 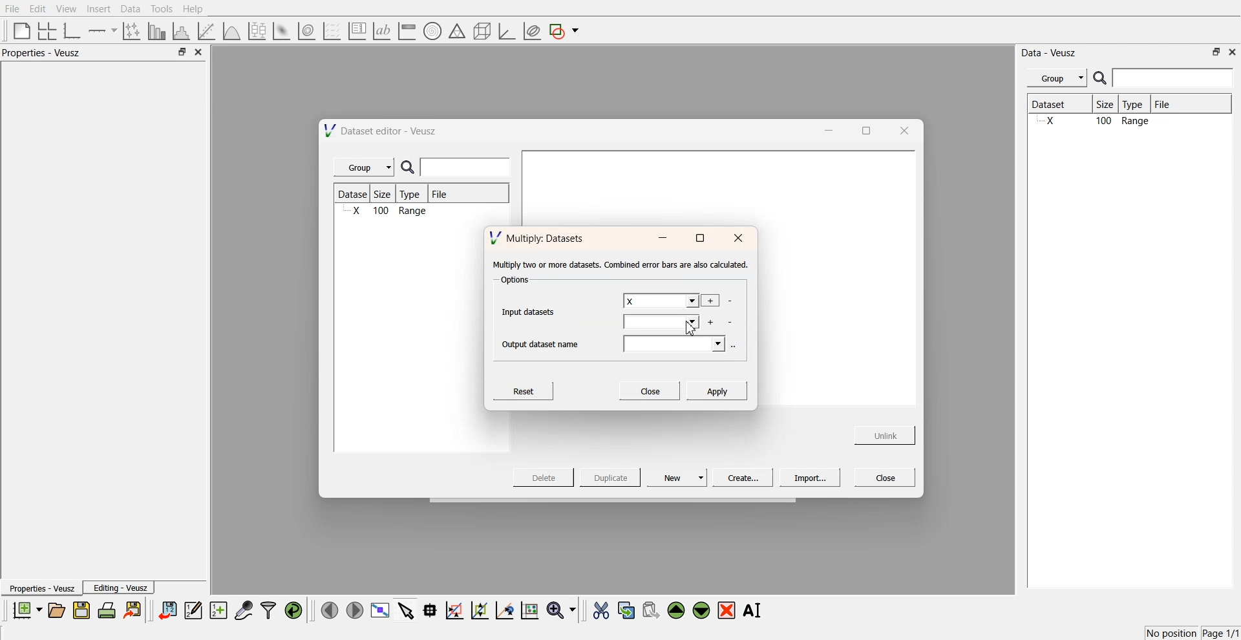 What do you see at coordinates (478, 610) in the screenshot?
I see `zoom out the graph axes` at bounding box center [478, 610].